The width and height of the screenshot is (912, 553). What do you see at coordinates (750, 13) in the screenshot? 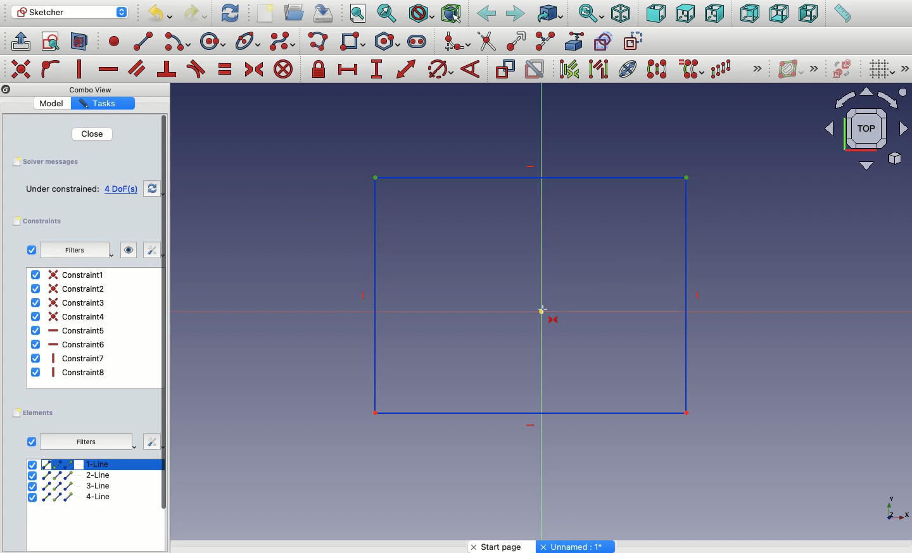
I see `Back` at bounding box center [750, 13].